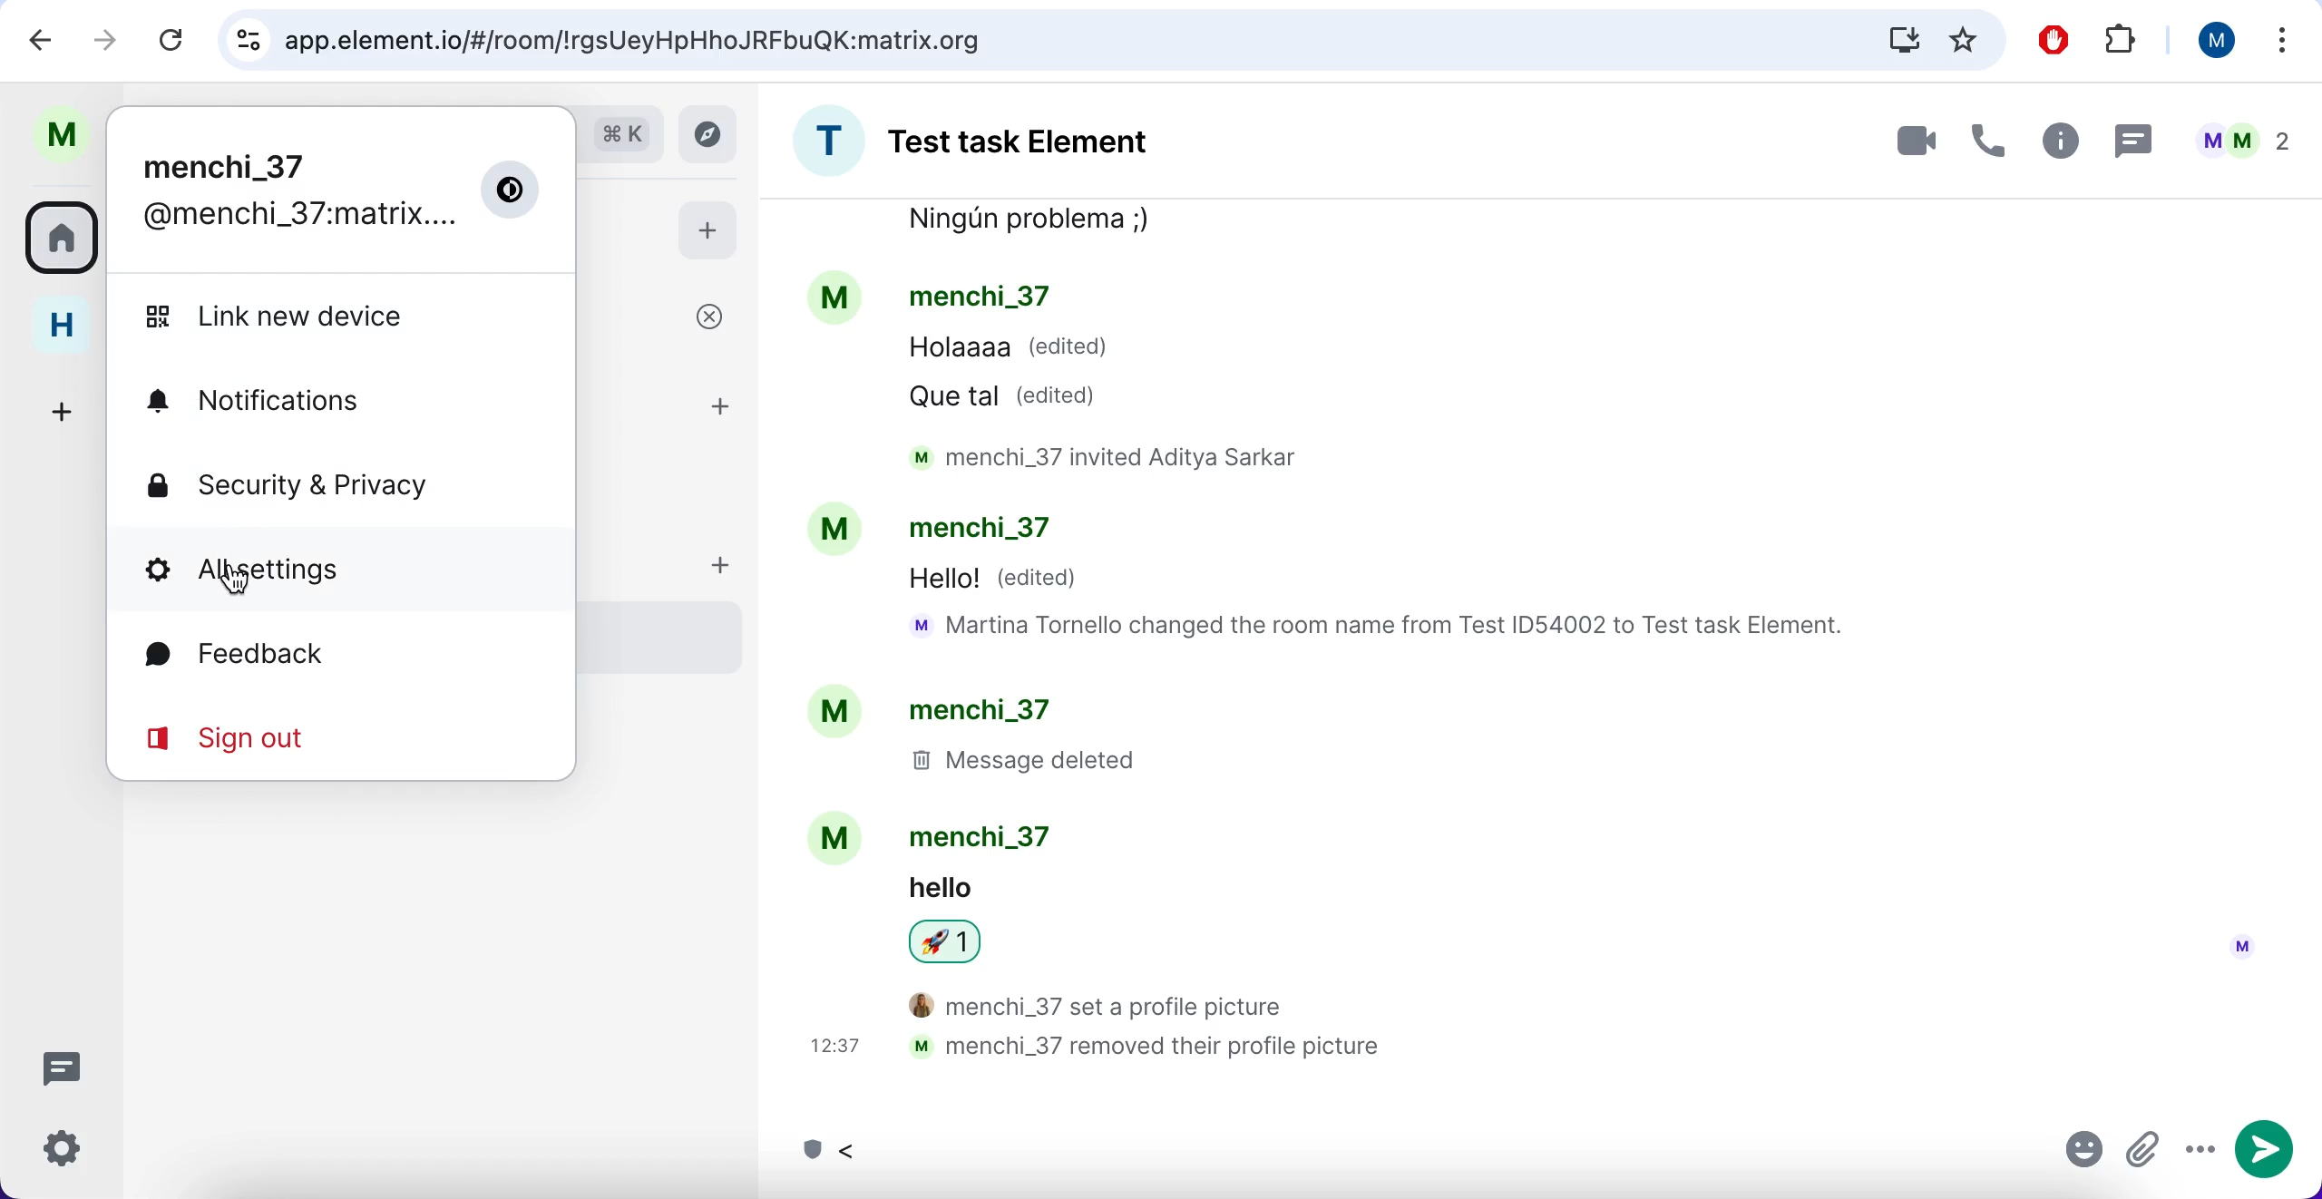 Image resolution: width=2322 pixels, height=1199 pixels. What do you see at coordinates (1901, 141) in the screenshot?
I see `video call` at bounding box center [1901, 141].